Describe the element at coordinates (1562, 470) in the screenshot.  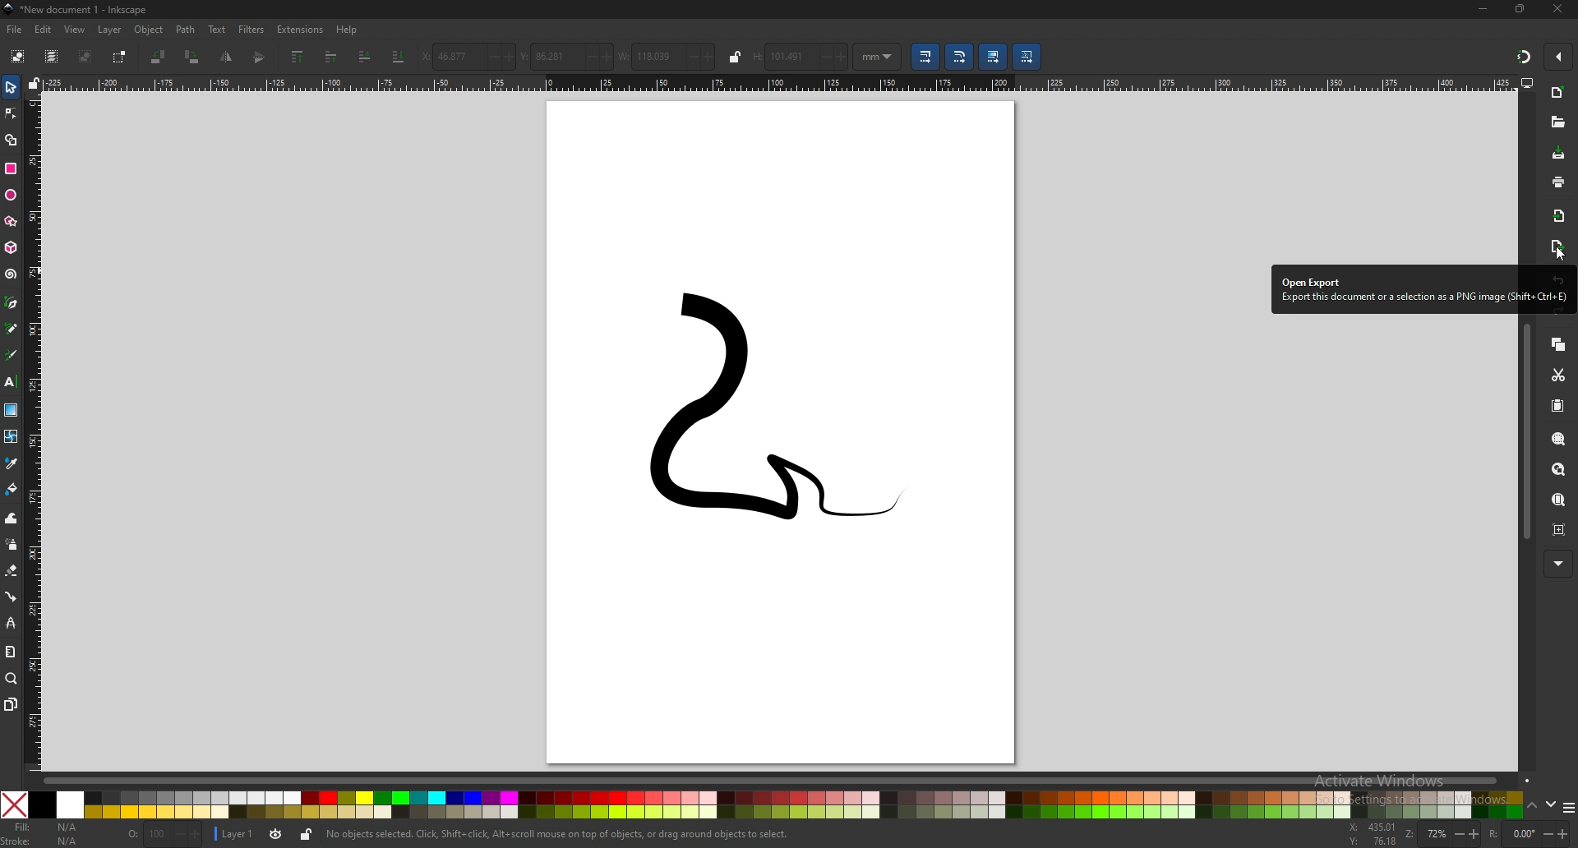
I see `zoom drawing` at that location.